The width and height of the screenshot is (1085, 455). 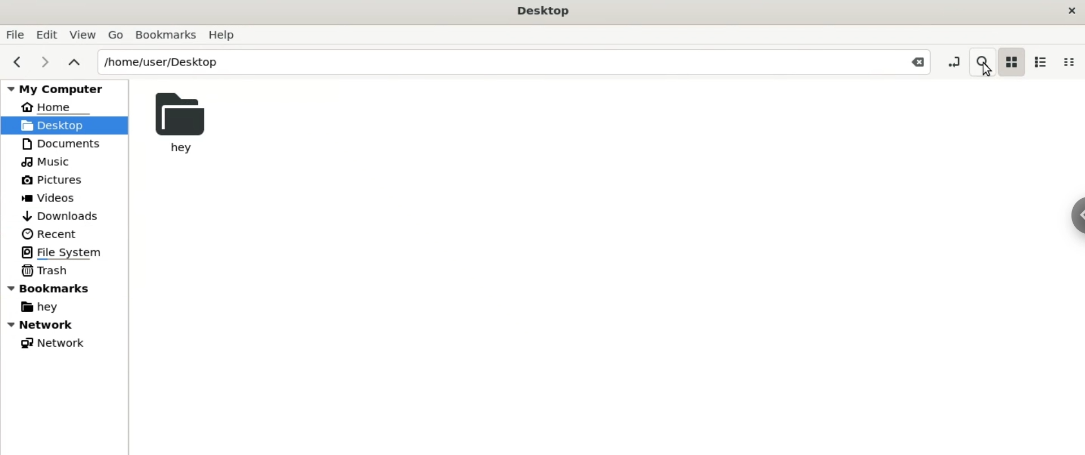 What do you see at coordinates (45, 33) in the screenshot?
I see `Edit` at bounding box center [45, 33].